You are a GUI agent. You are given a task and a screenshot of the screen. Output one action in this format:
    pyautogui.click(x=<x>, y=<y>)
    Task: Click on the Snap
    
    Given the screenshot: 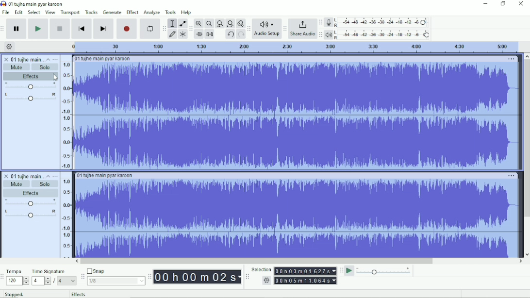 What is the action you would take?
    pyautogui.click(x=116, y=270)
    